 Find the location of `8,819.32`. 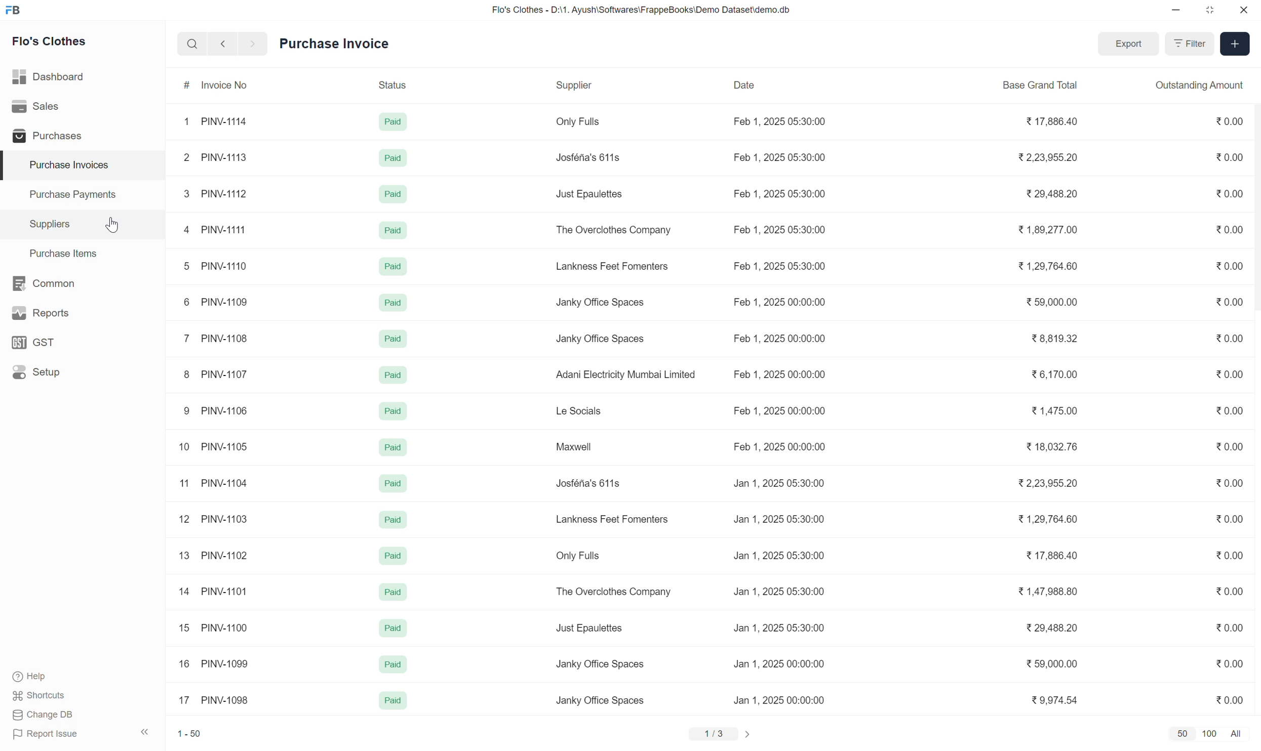

8,819.32 is located at coordinates (1054, 338).